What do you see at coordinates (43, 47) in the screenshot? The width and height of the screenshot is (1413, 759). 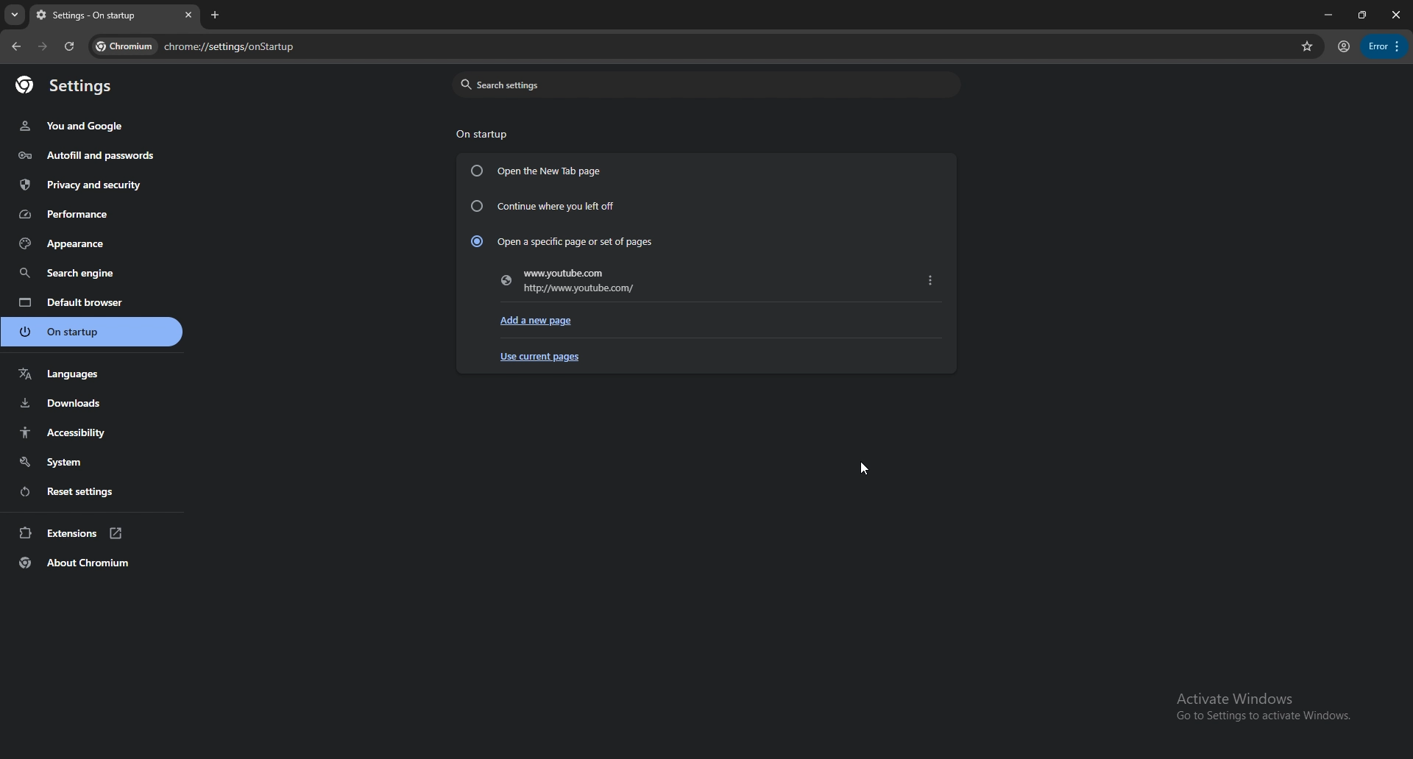 I see `forward` at bounding box center [43, 47].